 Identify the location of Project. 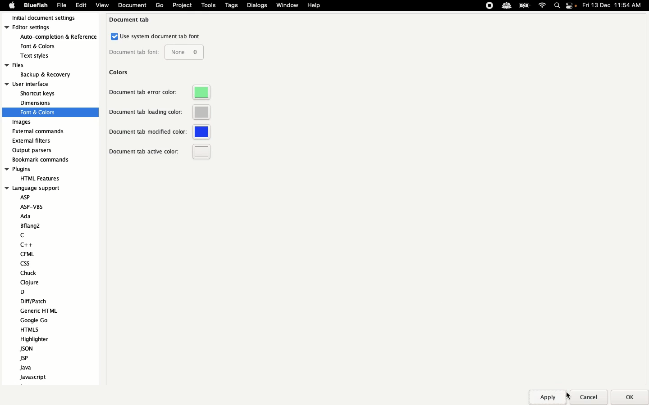
(182, 5).